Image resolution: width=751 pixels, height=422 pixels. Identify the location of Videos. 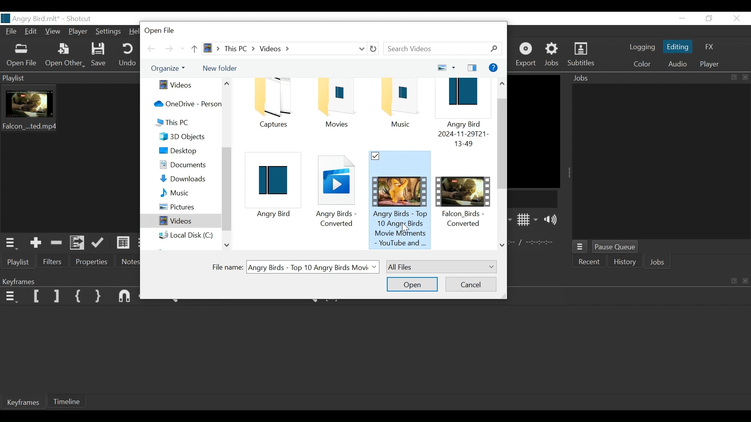
(180, 220).